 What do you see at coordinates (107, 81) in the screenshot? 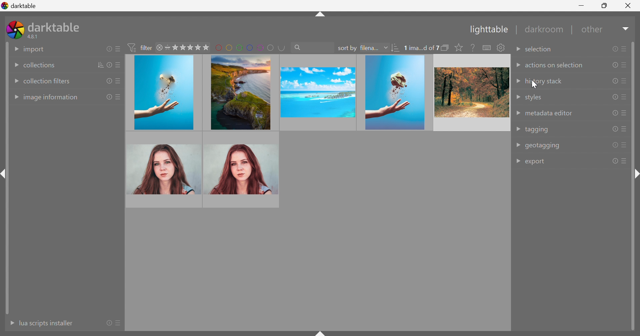
I see `reset` at bounding box center [107, 81].